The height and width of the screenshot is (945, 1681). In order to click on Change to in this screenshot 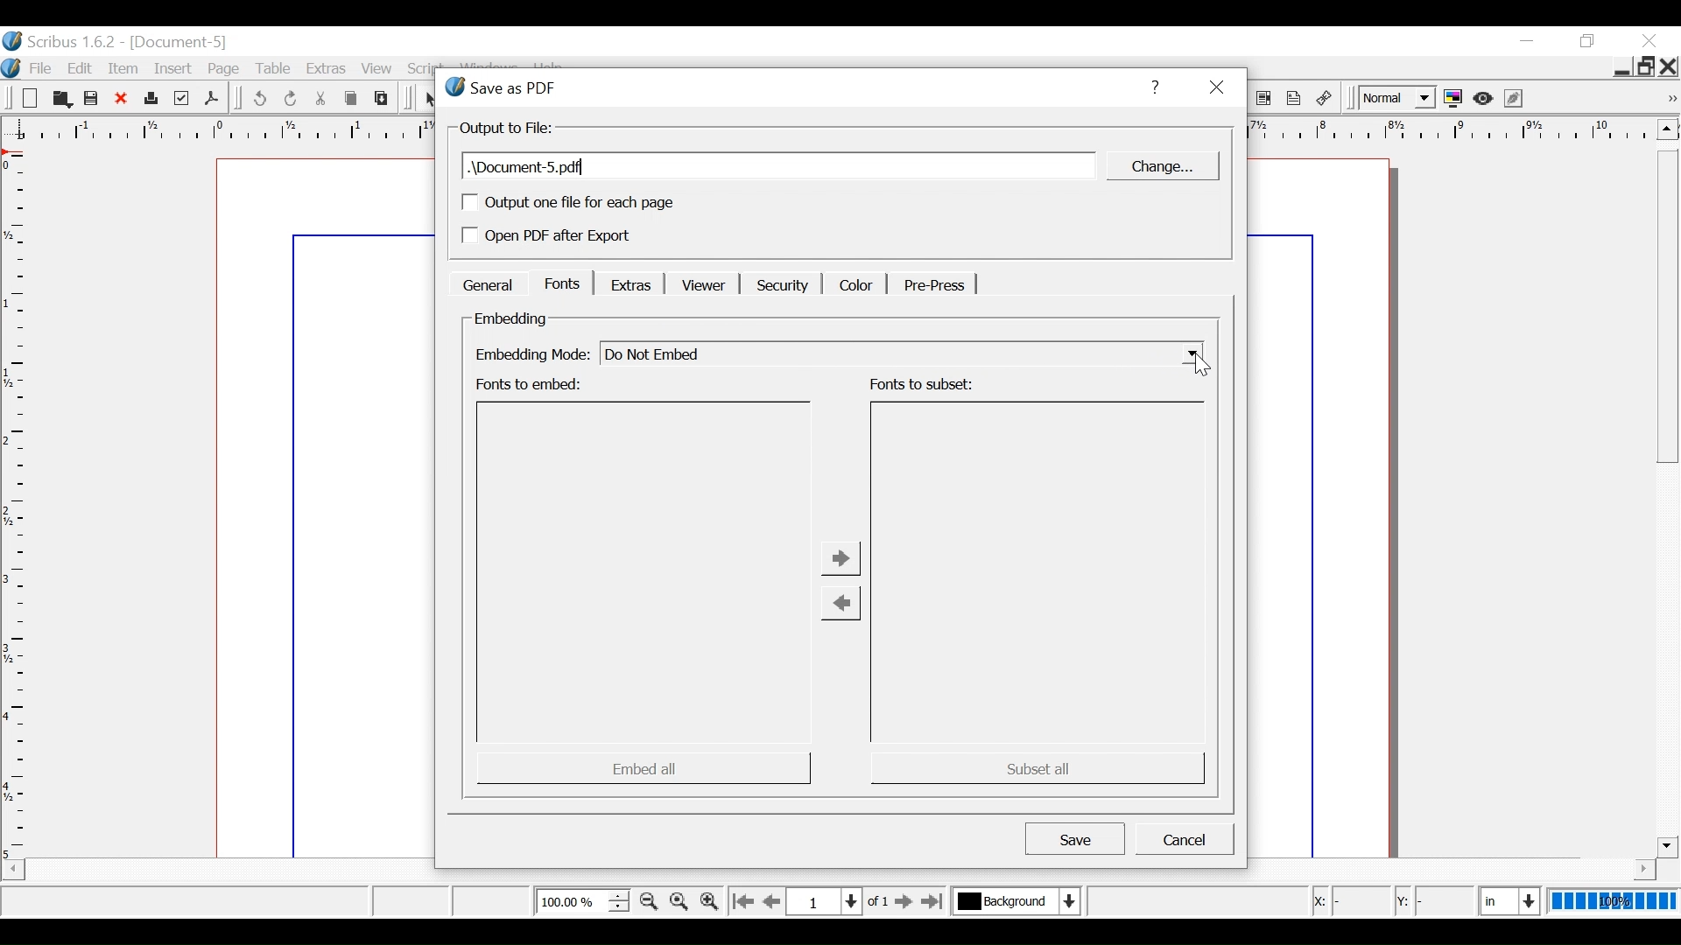, I will do `click(842, 557)`.